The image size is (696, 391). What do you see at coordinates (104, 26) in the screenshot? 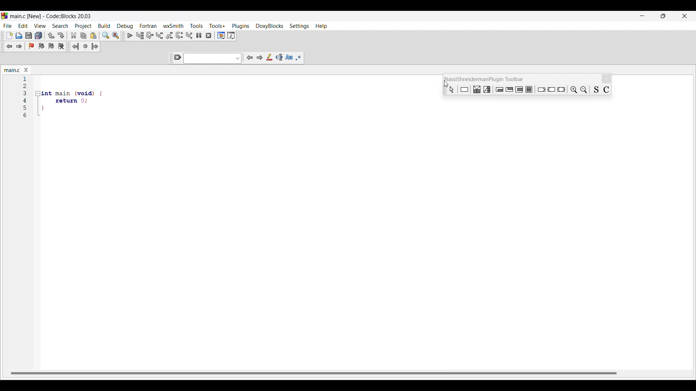
I see `Build menu` at bounding box center [104, 26].